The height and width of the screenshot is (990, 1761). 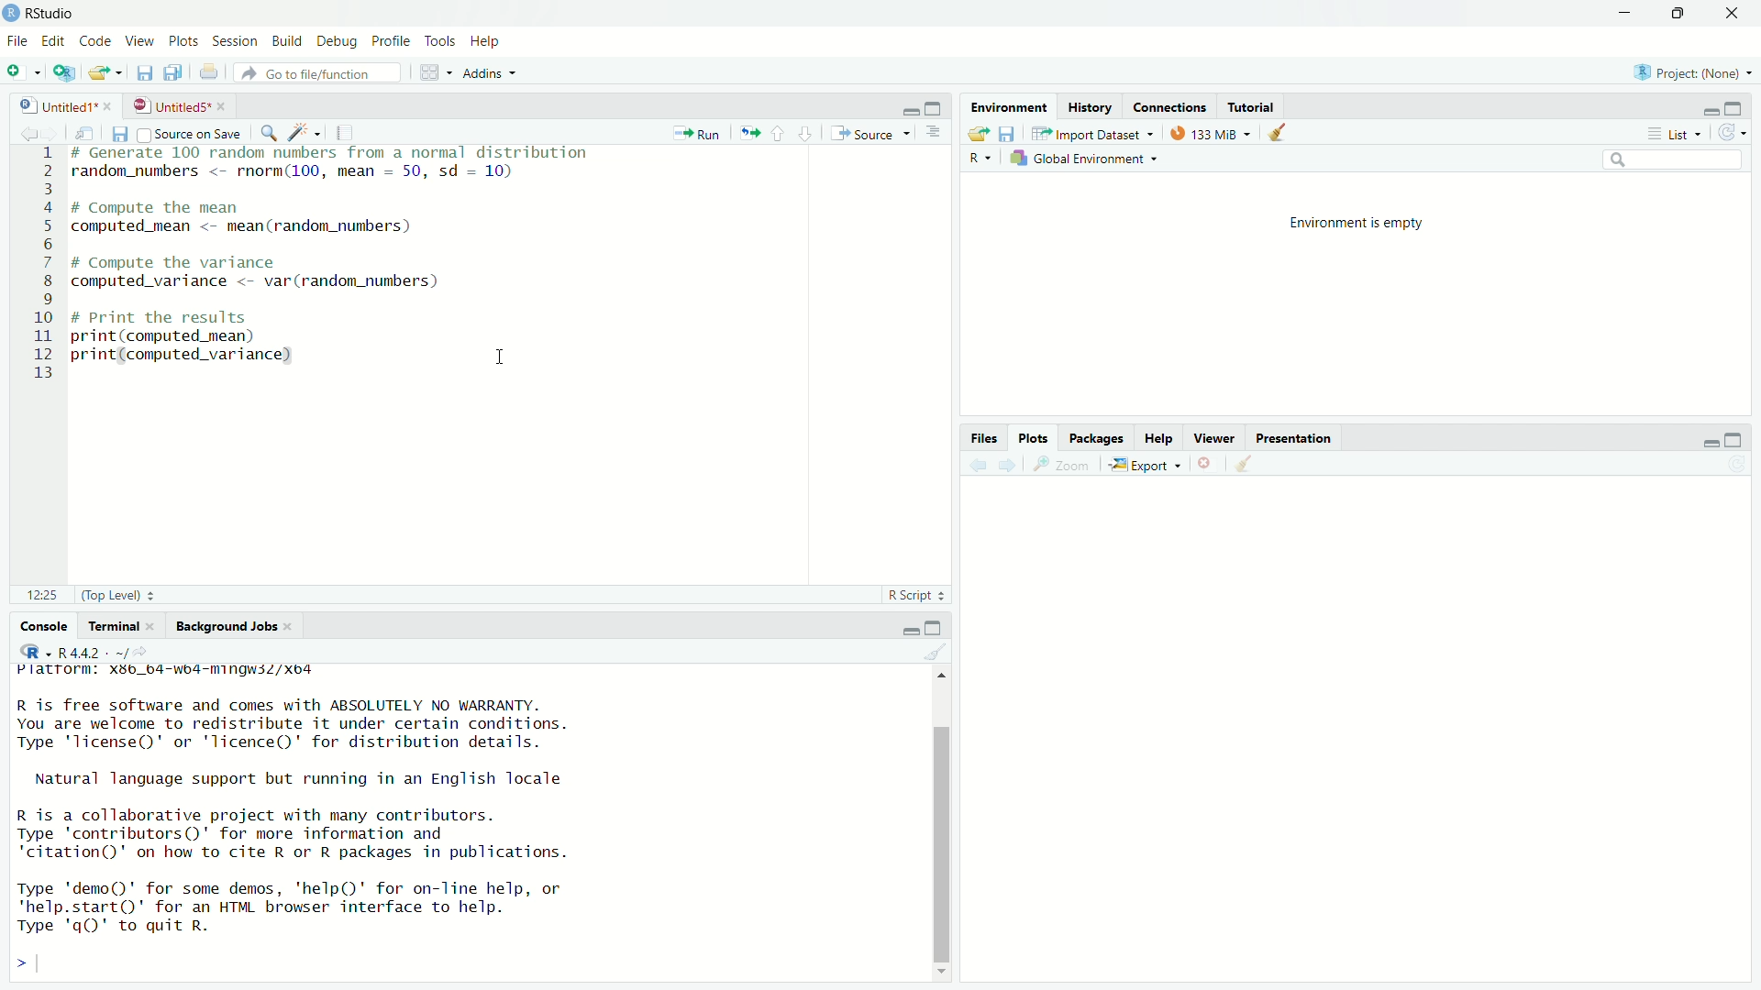 What do you see at coordinates (151, 652) in the screenshot?
I see `view the current working directory` at bounding box center [151, 652].